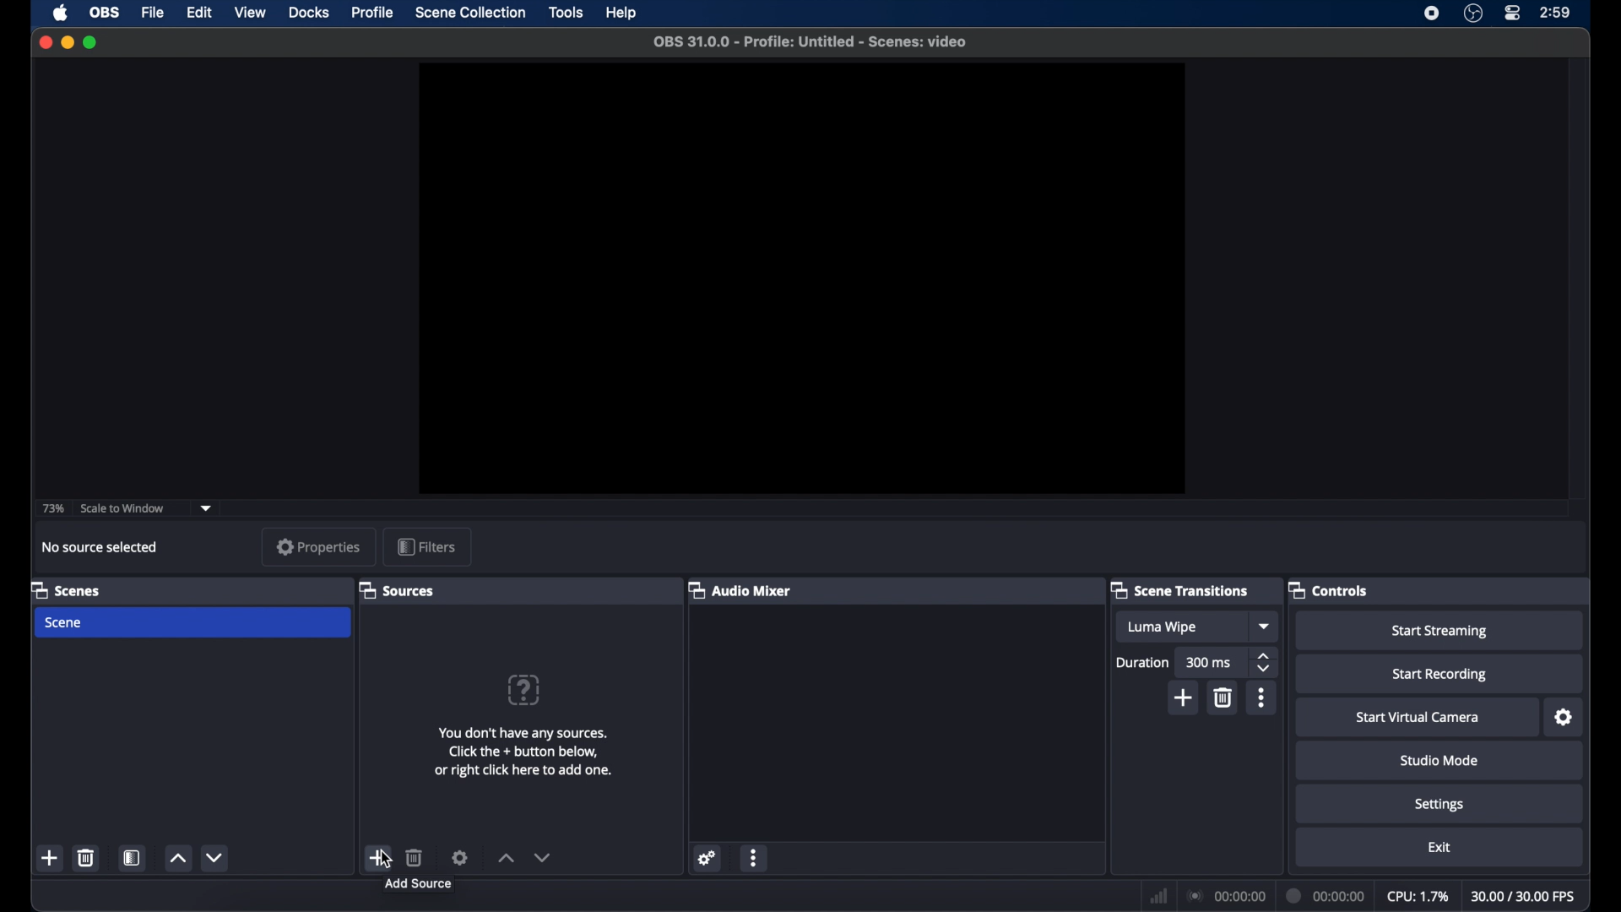 The height and width of the screenshot is (912, 1621). Describe the element at coordinates (67, 42) in the screenshot. I see `minimize` at that location.